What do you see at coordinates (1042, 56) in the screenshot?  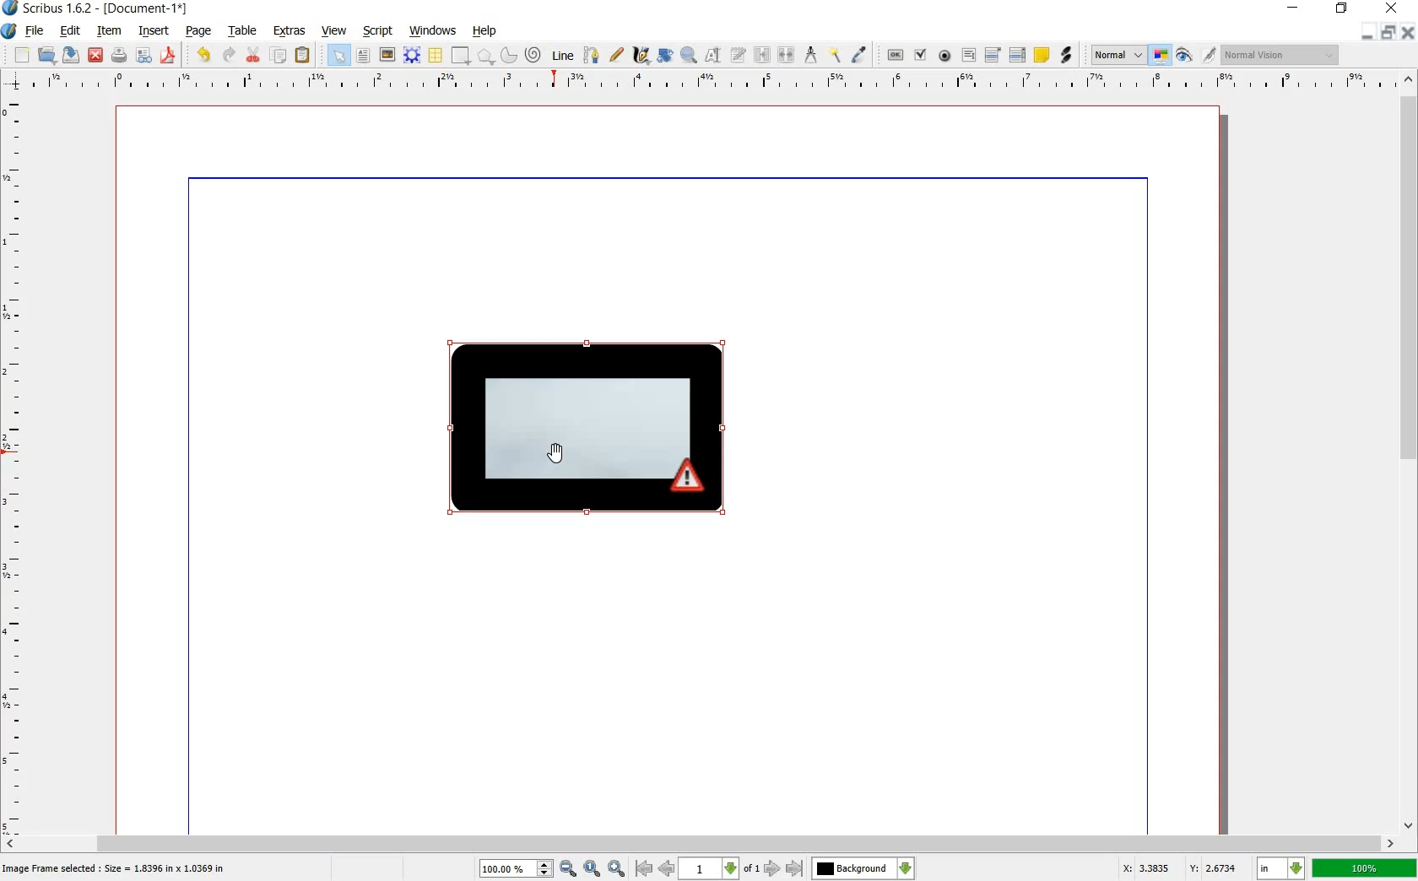 I see `text annotation` at bounding box center [1042, 56].